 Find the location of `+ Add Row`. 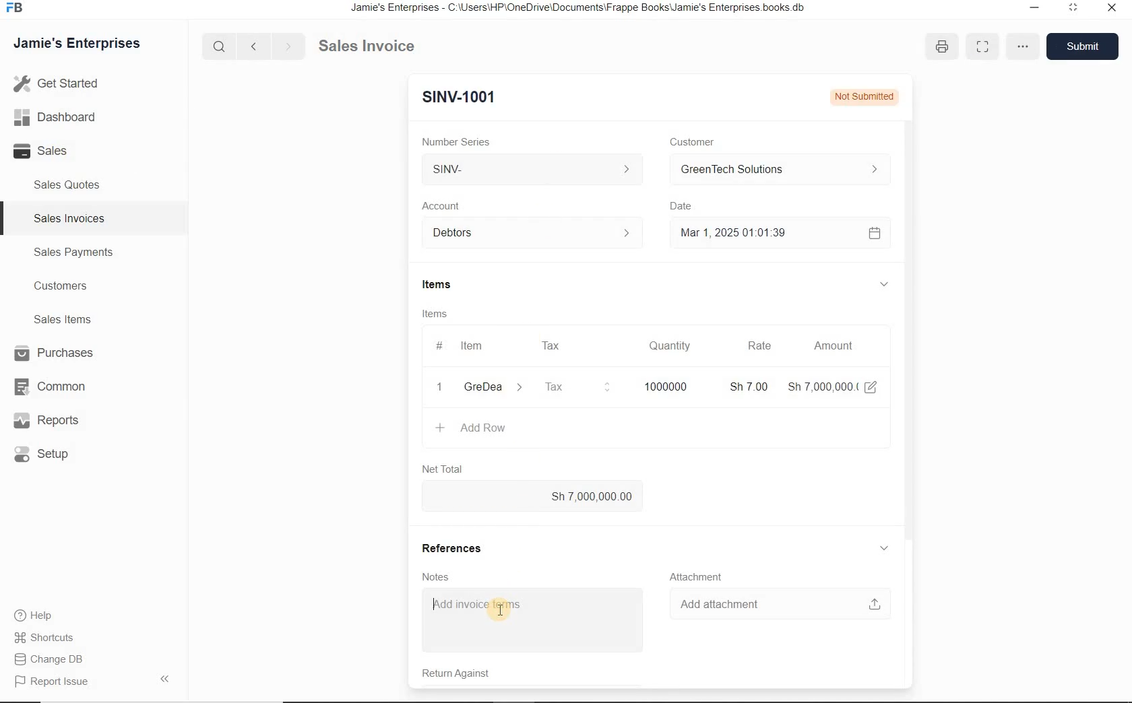

+ Add Row is located at coordinates (471, 430).